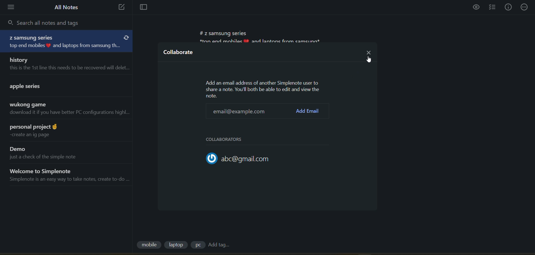  Describe the element at coordinates (67, 175) in the screenshot. I see `note title and preview` at that location.